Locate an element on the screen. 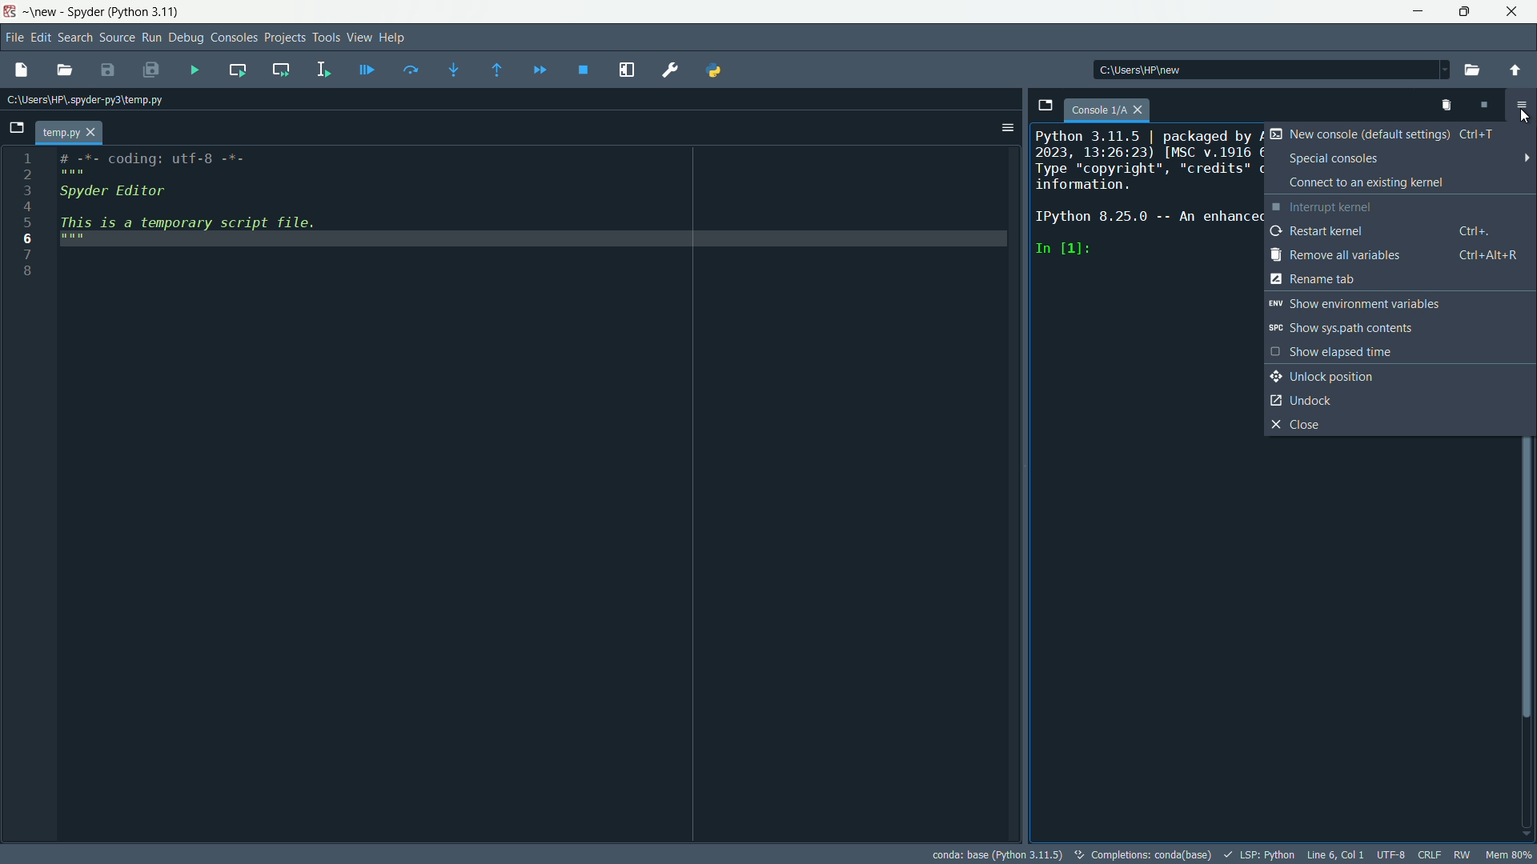  continue execution until next breakpoint is located at coordinates (539, 70).